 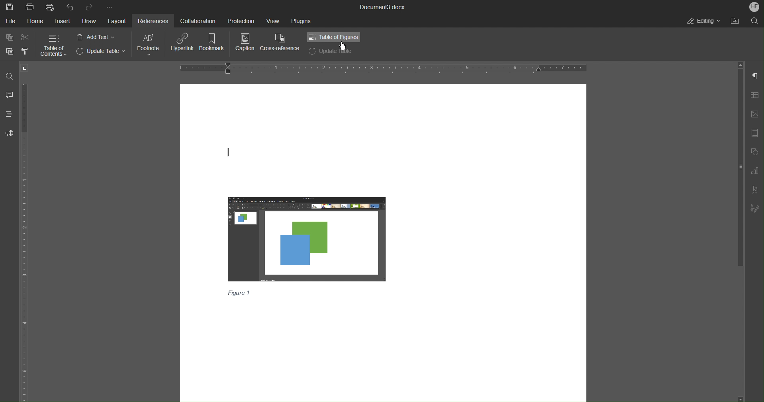 I want to click on Footnote, so click(x=149, y=45).